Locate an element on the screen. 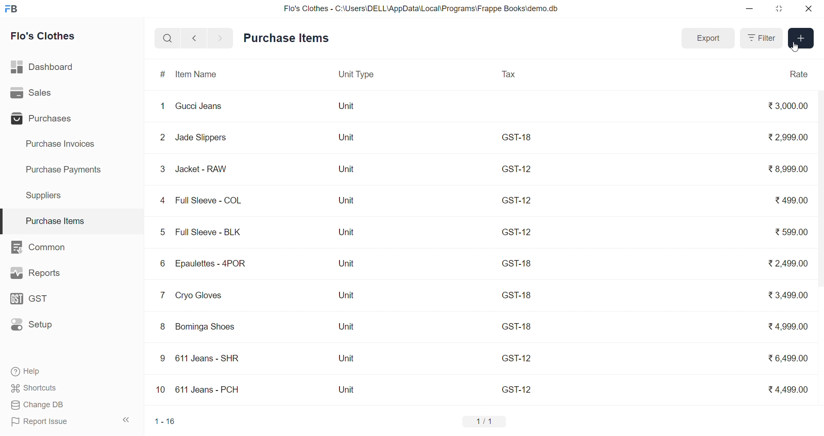 The image size is (824, 436). GST-12 is located at coordinates (515, 357).